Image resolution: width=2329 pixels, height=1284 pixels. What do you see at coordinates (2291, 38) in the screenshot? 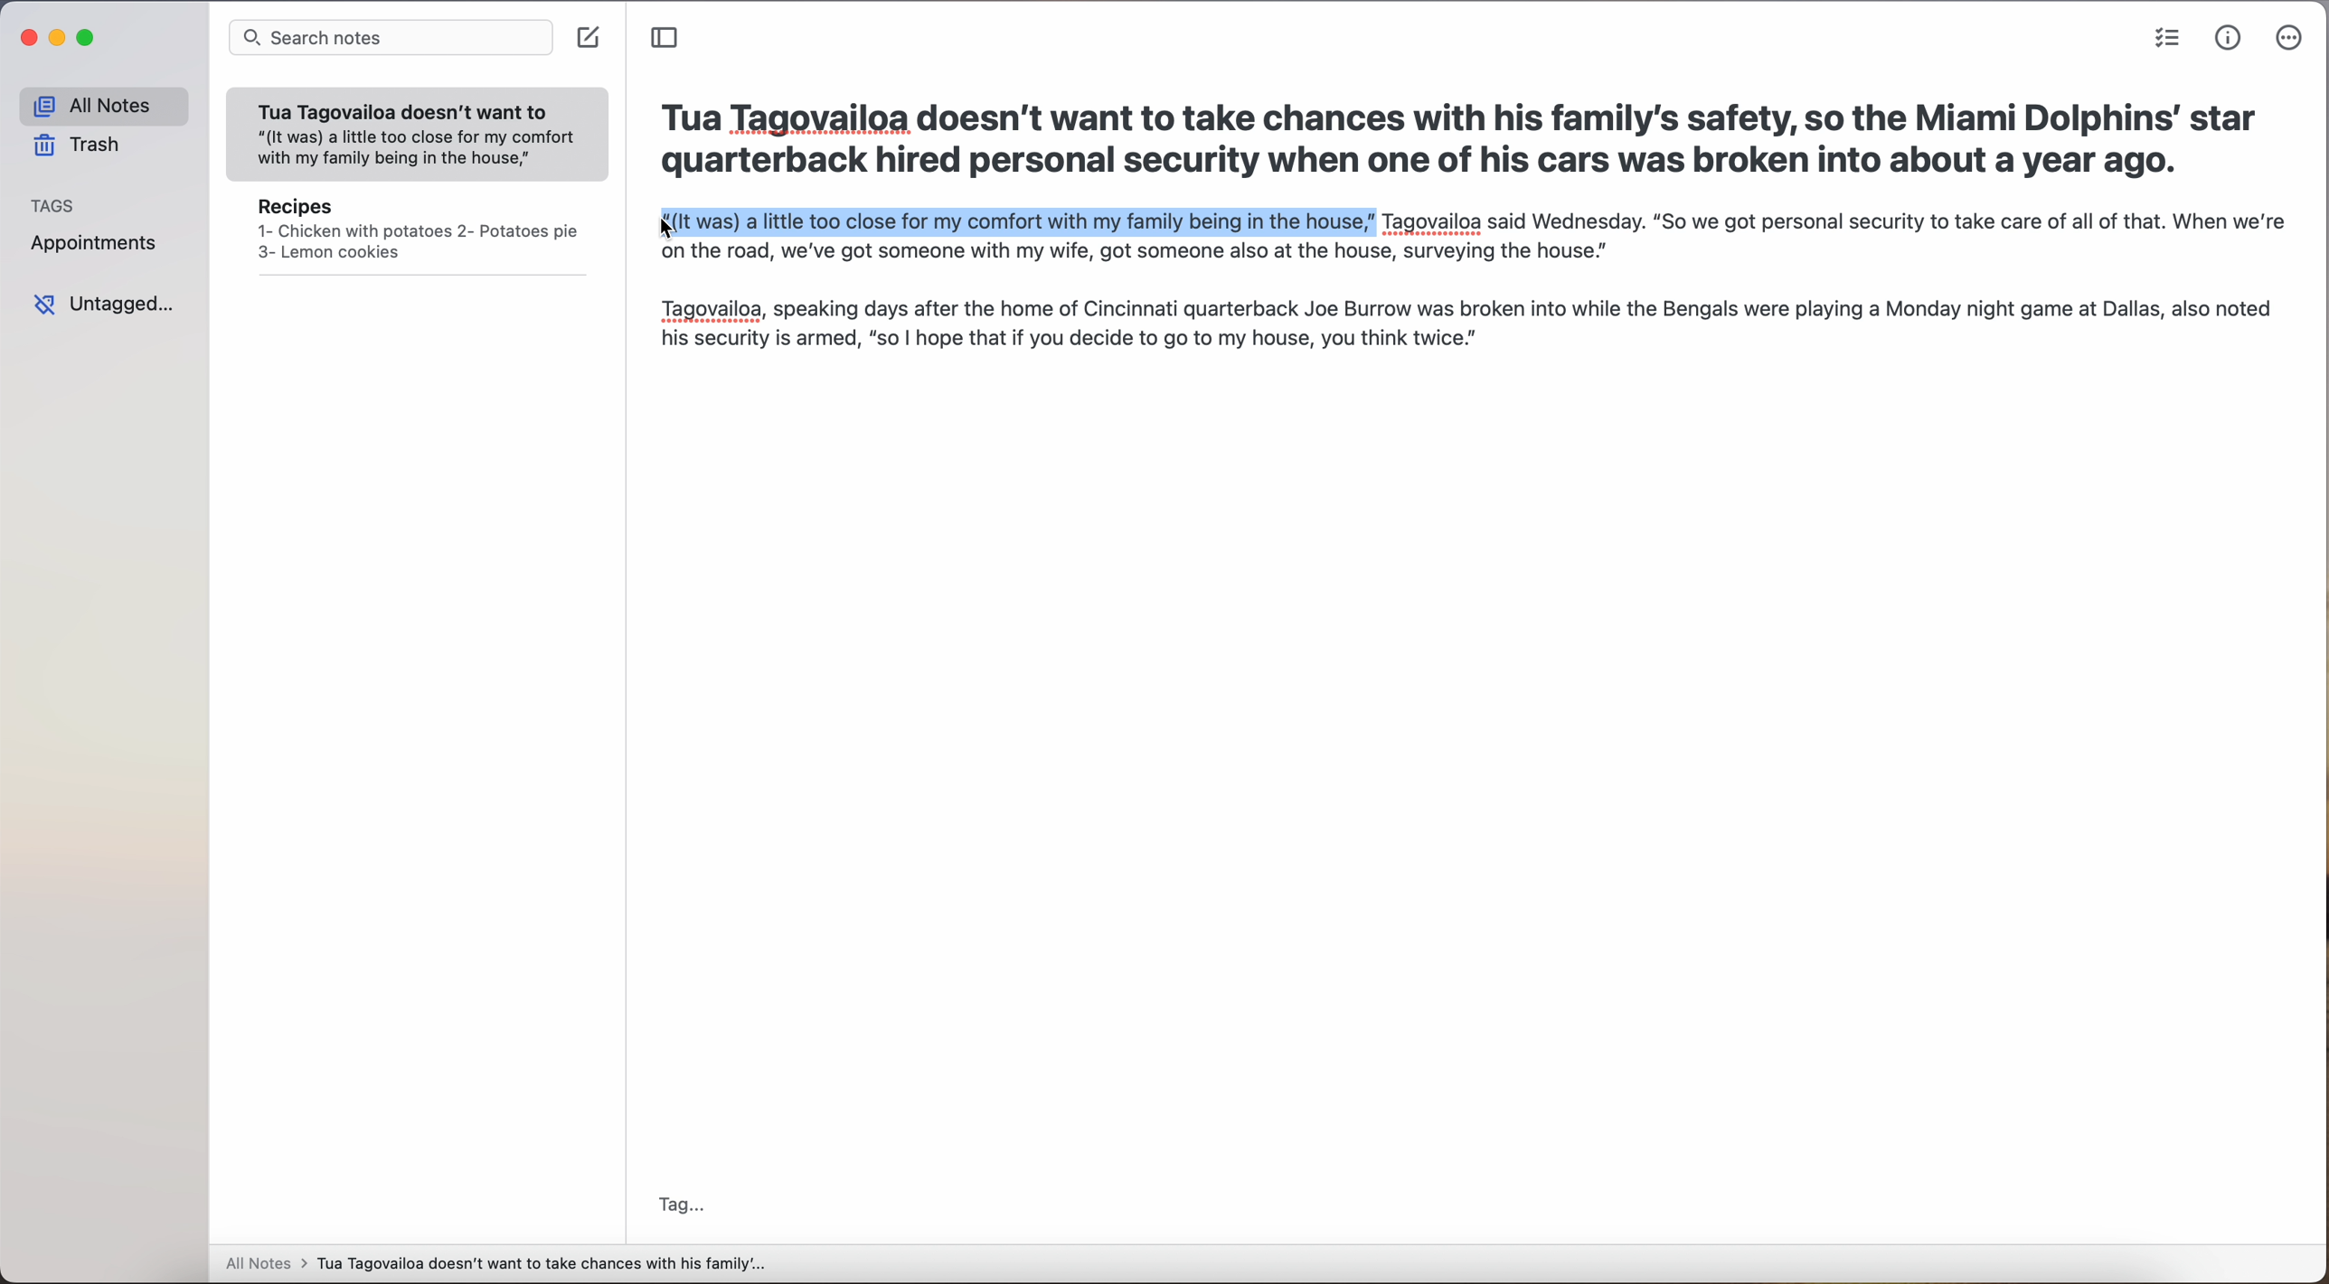
I see `more options` at bounding box center [2291, 38].